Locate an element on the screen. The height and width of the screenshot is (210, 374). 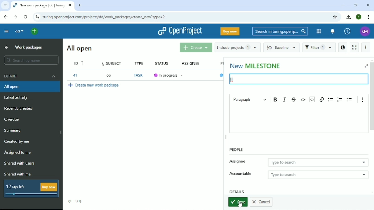
People is located at coordinates (236, 150).